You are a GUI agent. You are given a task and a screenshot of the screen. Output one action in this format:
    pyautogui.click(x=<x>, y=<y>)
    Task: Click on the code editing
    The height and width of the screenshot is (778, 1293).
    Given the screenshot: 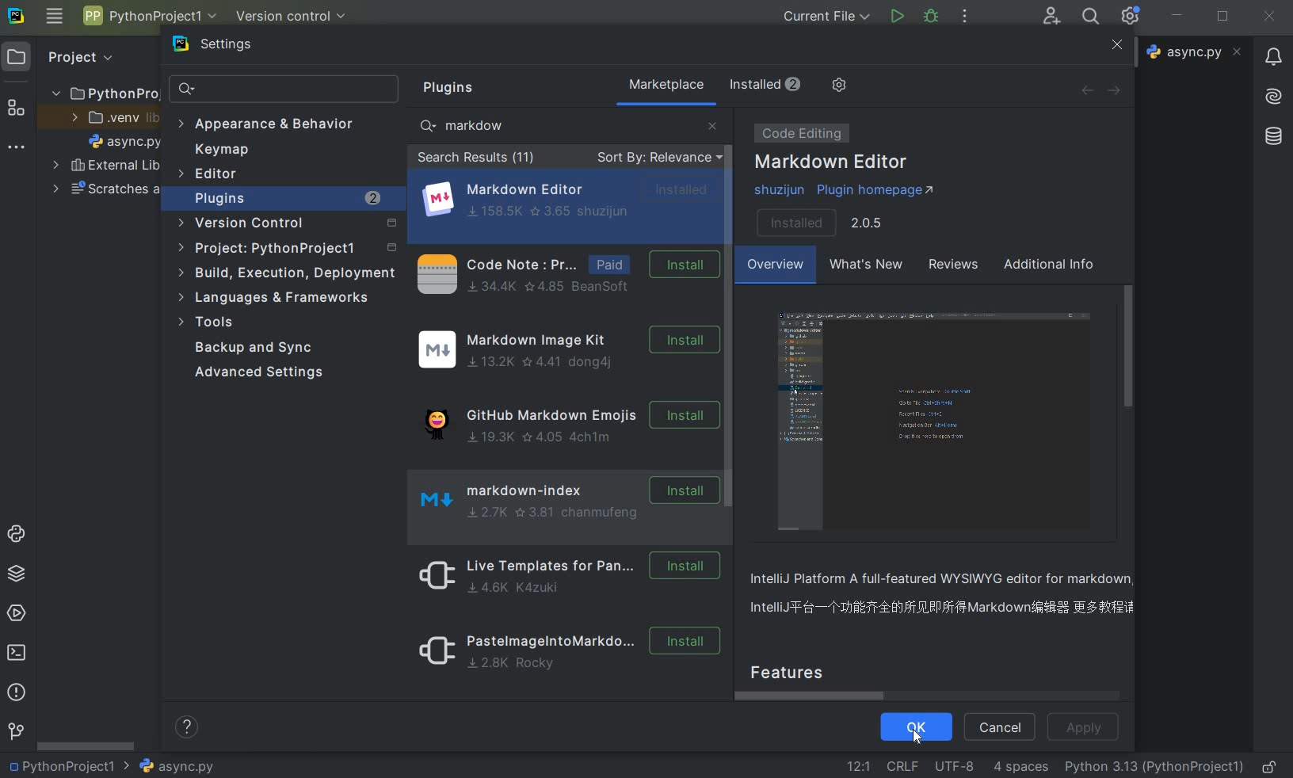 What is the action you would take?
    pyautogui.click(x=799, y=133)
    